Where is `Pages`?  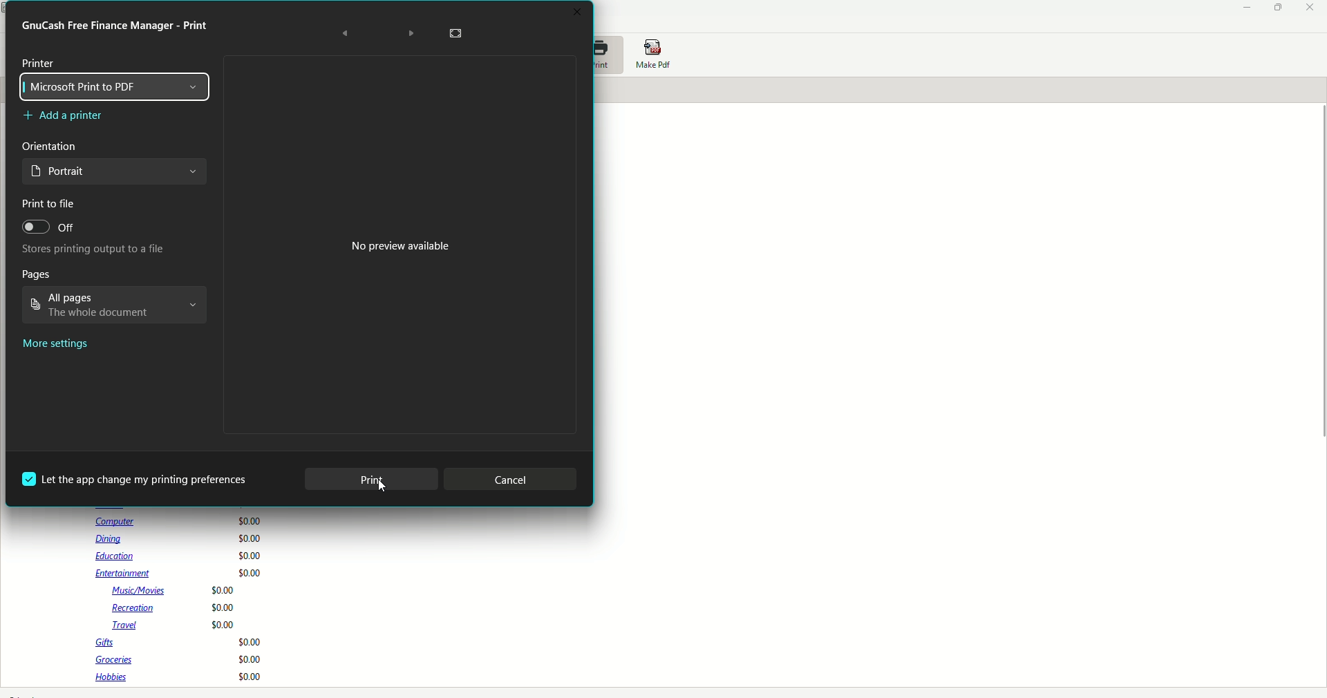 Pages is located at coordinates (37, 274).